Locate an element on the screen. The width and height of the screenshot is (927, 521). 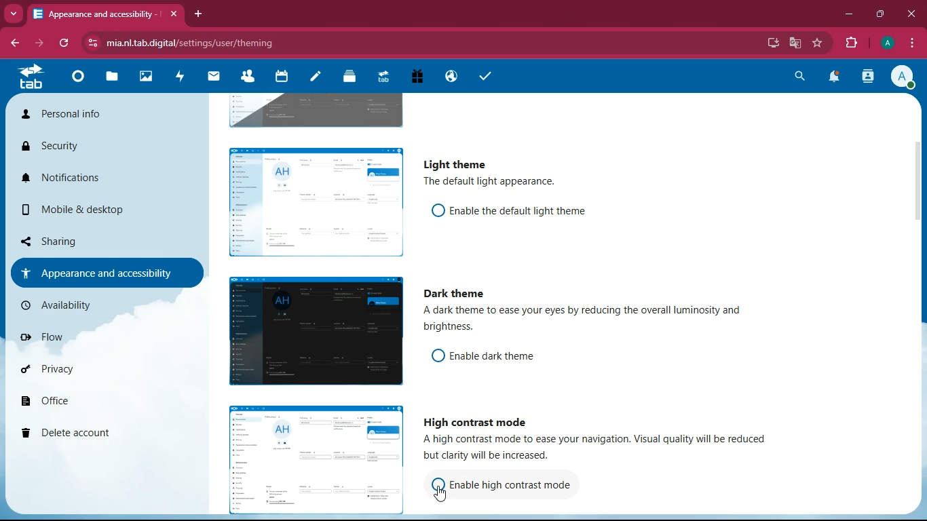
enable is located at coordinates (519, 210).